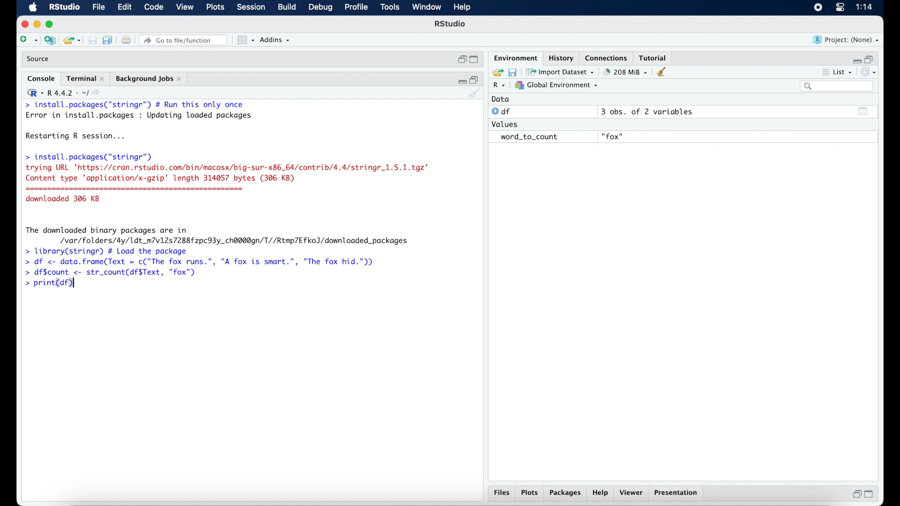  I want to click on help, so click(601, 493).